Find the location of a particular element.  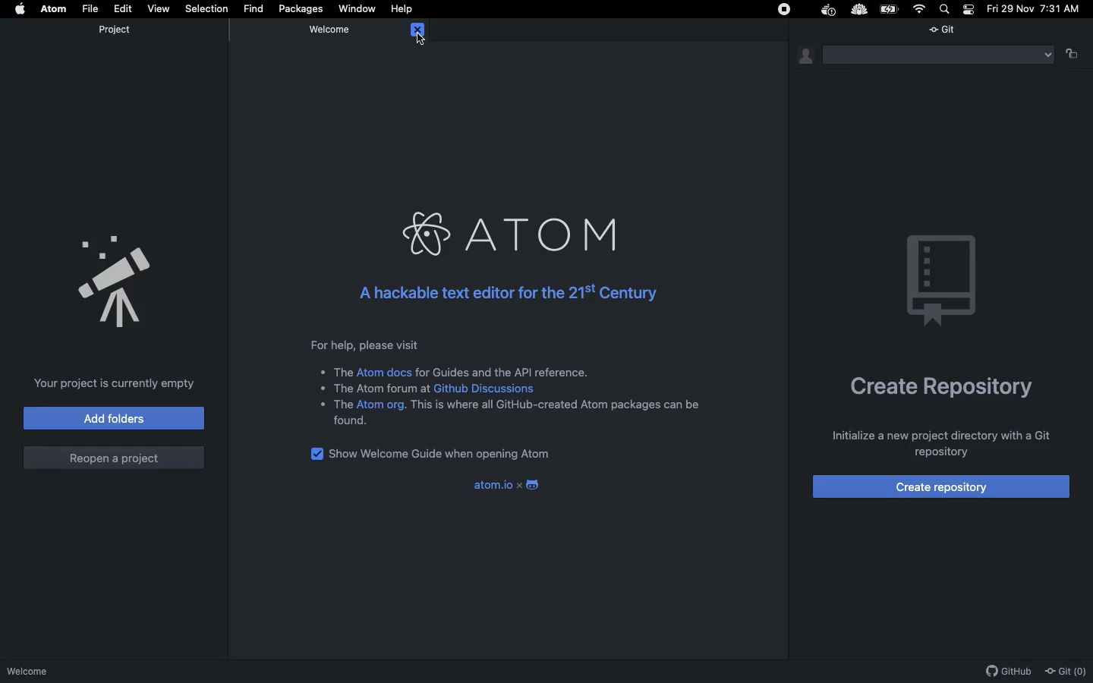

Create repository is located at coordinates (942, 487).